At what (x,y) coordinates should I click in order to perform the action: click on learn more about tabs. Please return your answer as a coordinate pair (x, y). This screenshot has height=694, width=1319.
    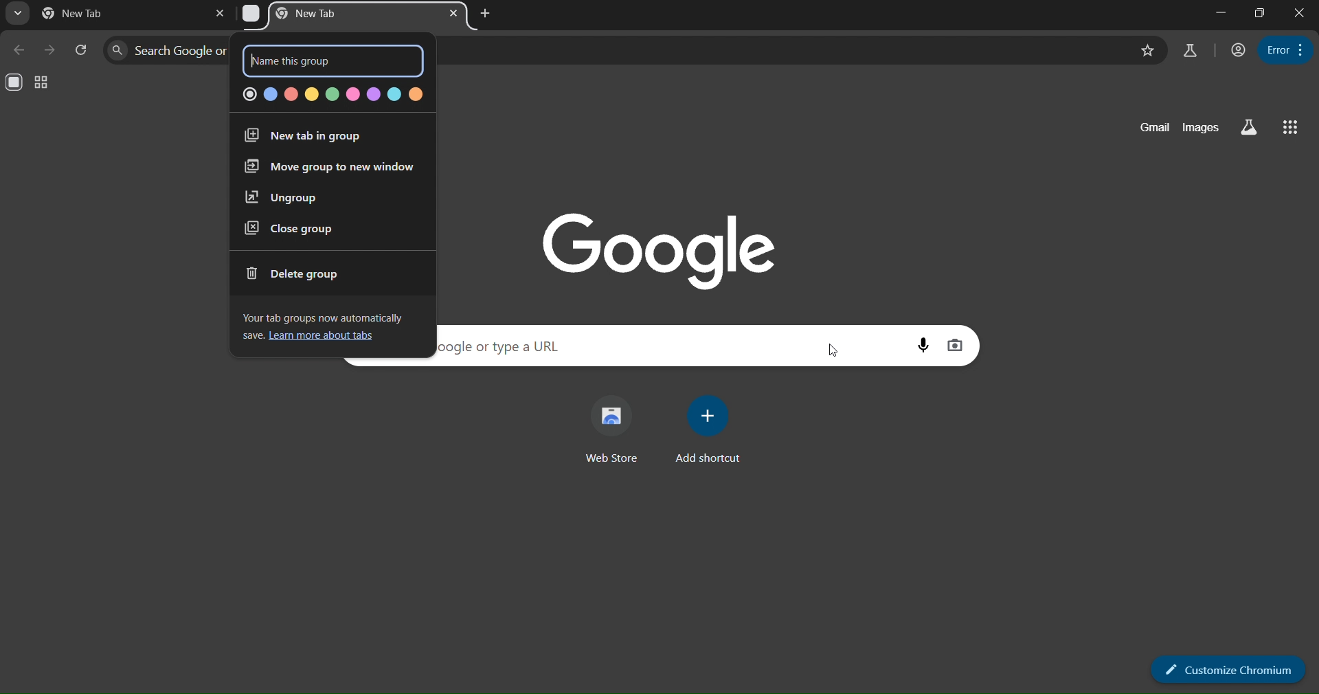
    Looking at the image, I should click on (320, 337).